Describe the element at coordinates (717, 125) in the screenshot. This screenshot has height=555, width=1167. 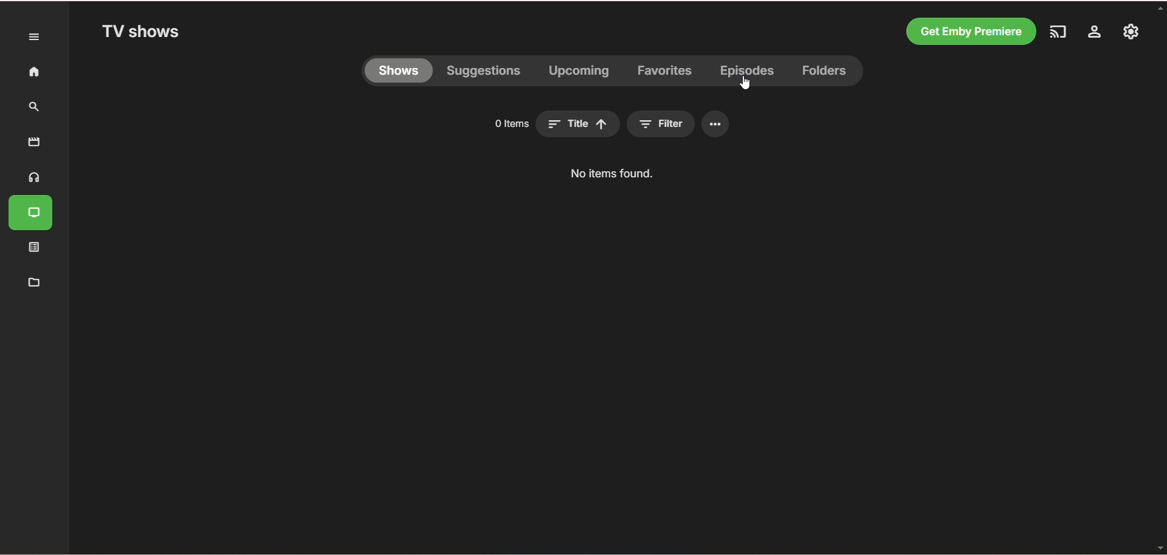
I see `options` at that location.